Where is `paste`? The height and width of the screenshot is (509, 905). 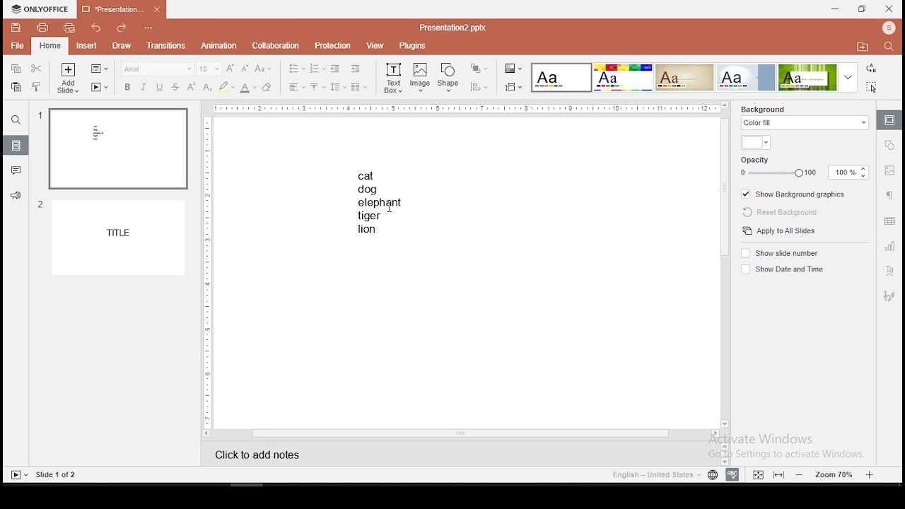
paste is located at coordinates (16, 87).